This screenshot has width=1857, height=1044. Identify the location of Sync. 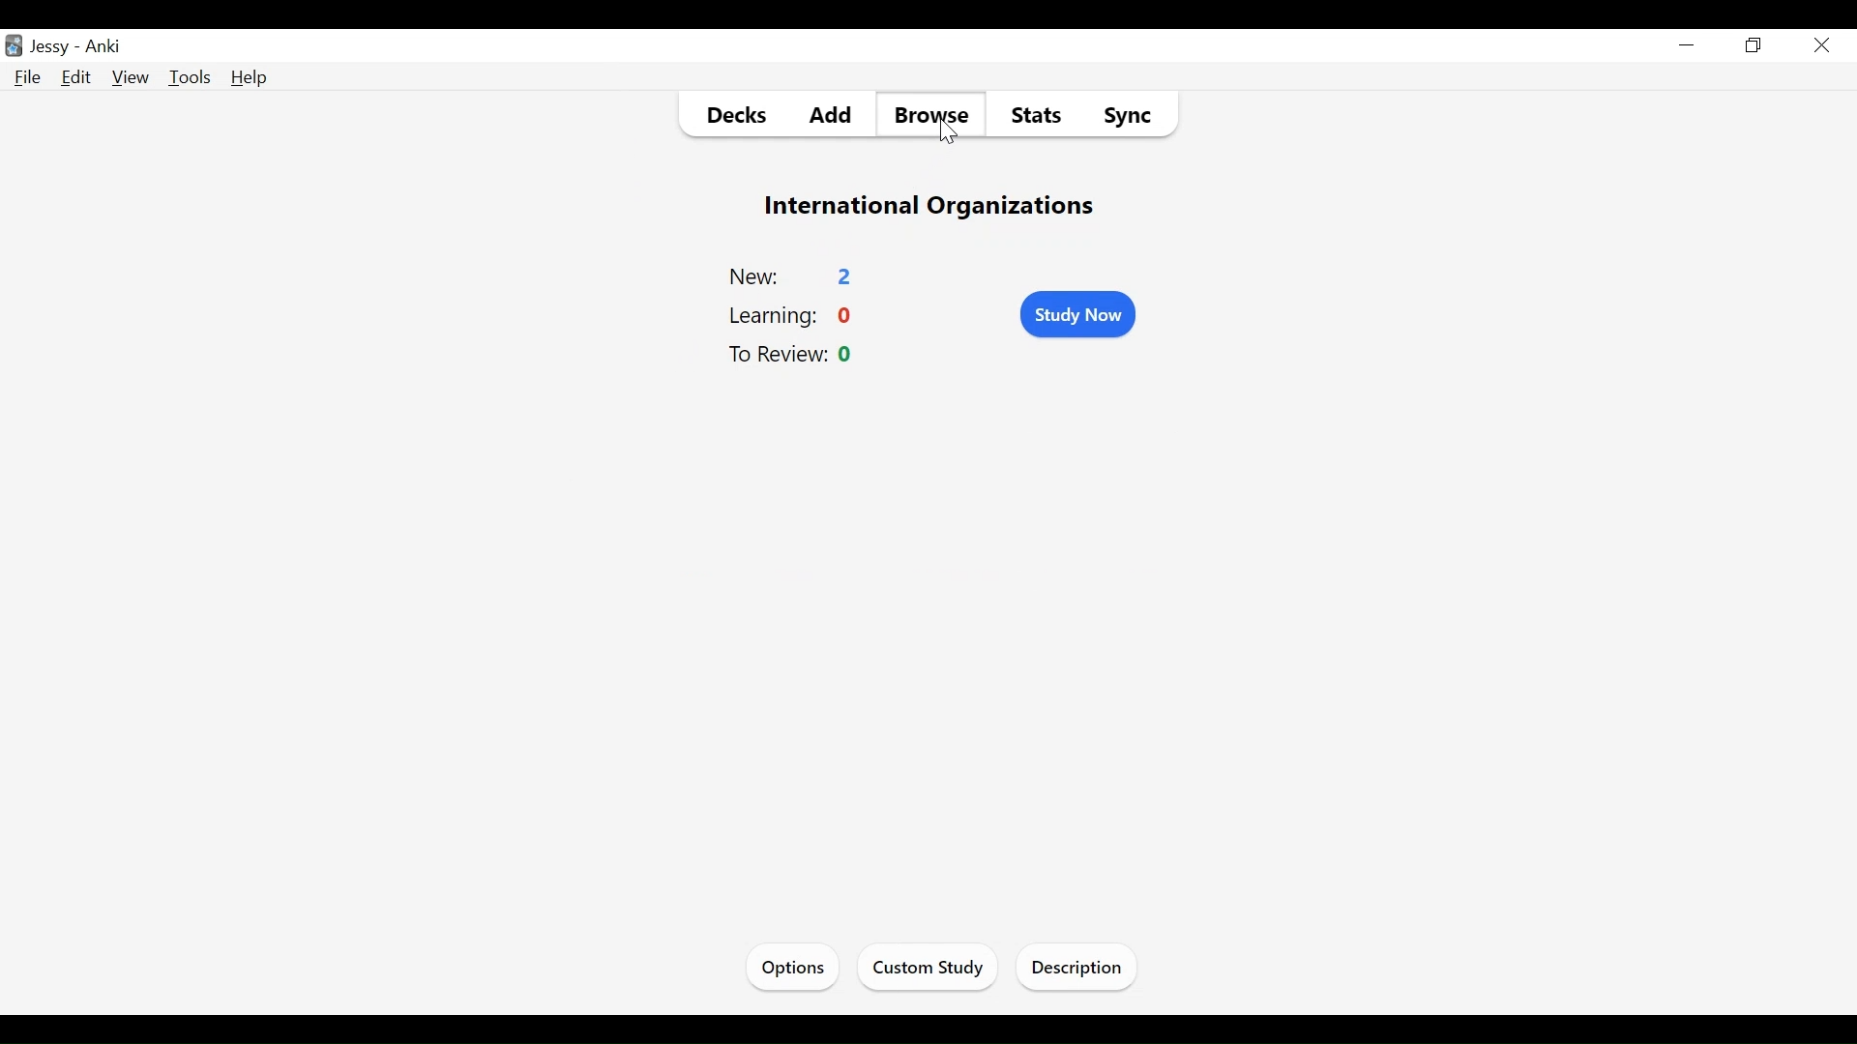
(1131, 117).